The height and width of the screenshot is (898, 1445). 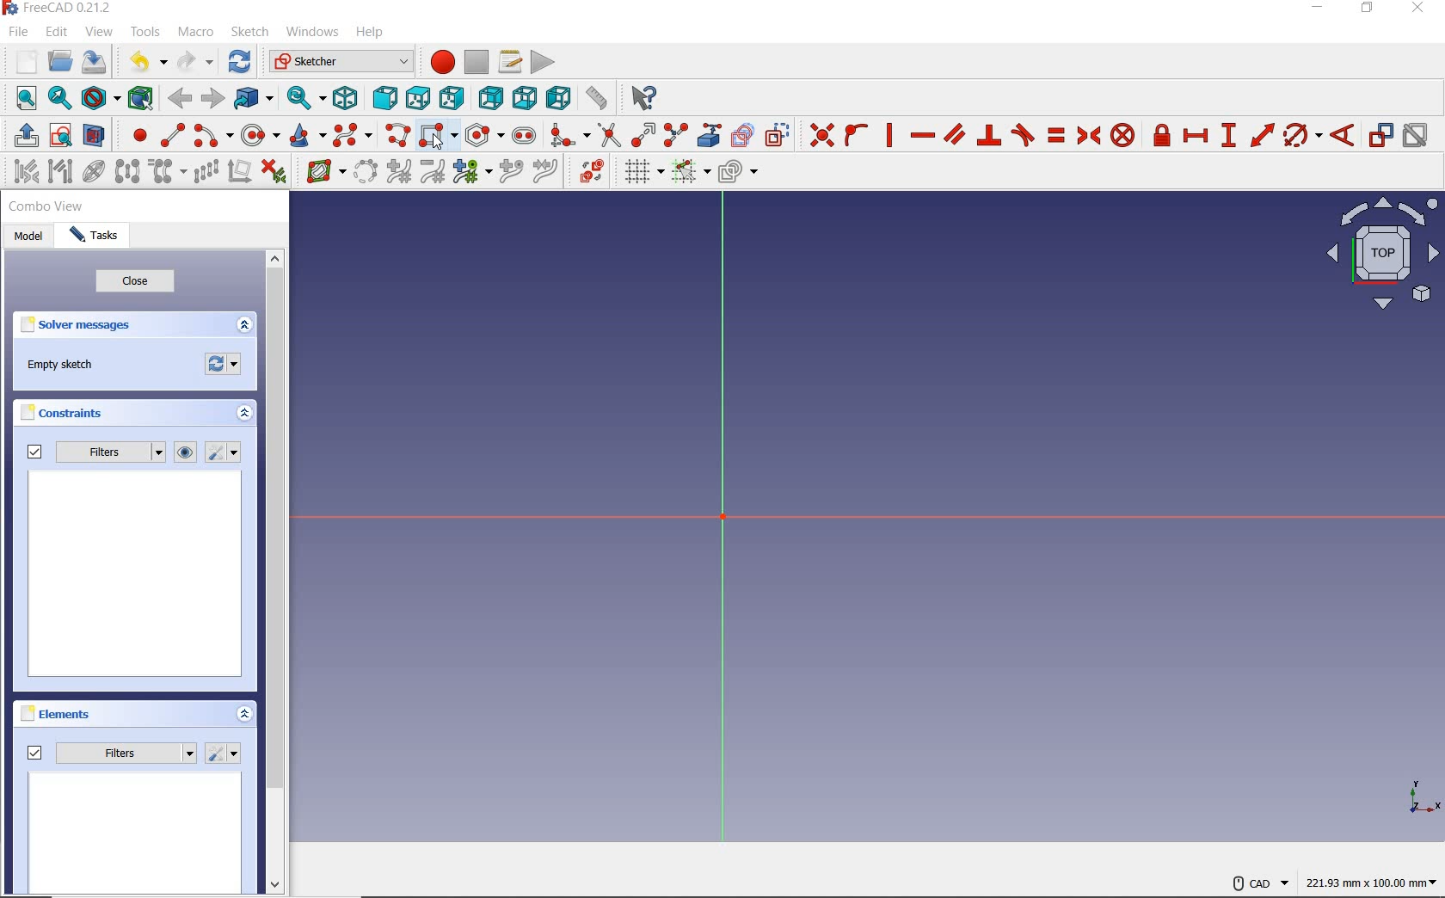 I want to click on clone, so click(x=169, y=173).